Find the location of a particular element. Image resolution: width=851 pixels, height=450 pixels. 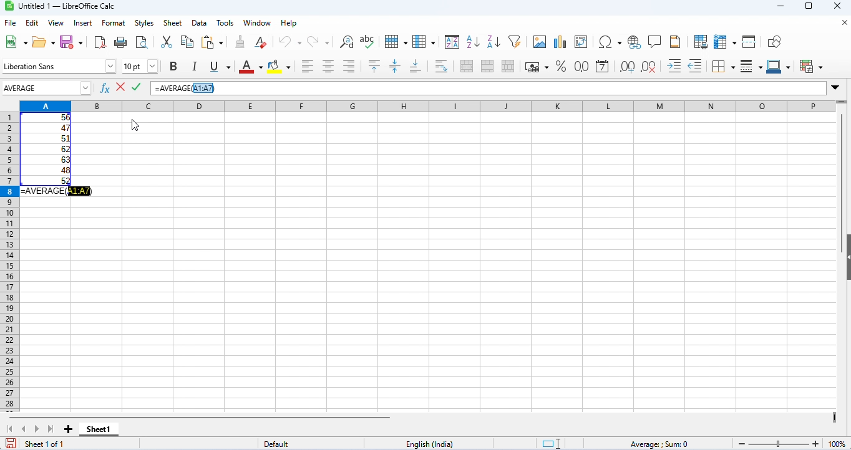

previous sheet is located at coordinates (24, 428).